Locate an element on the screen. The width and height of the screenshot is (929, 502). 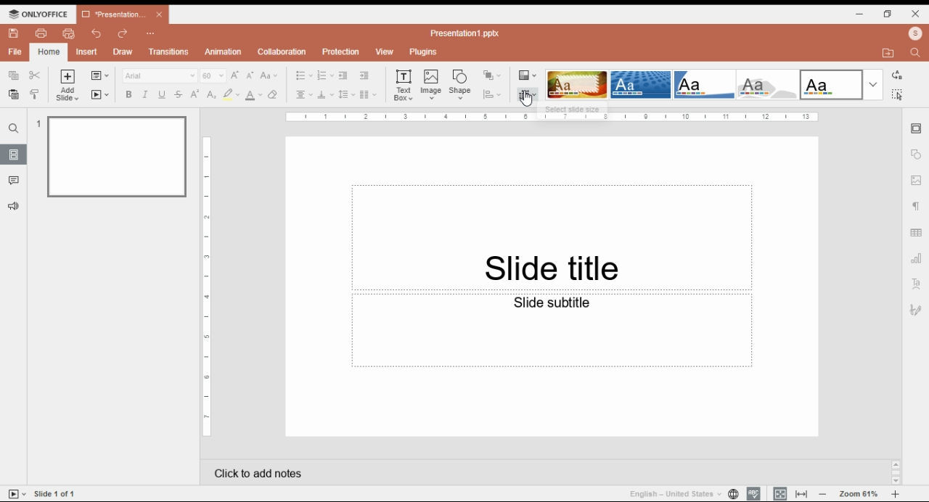
quick print  is located at coordinates (69, 33).